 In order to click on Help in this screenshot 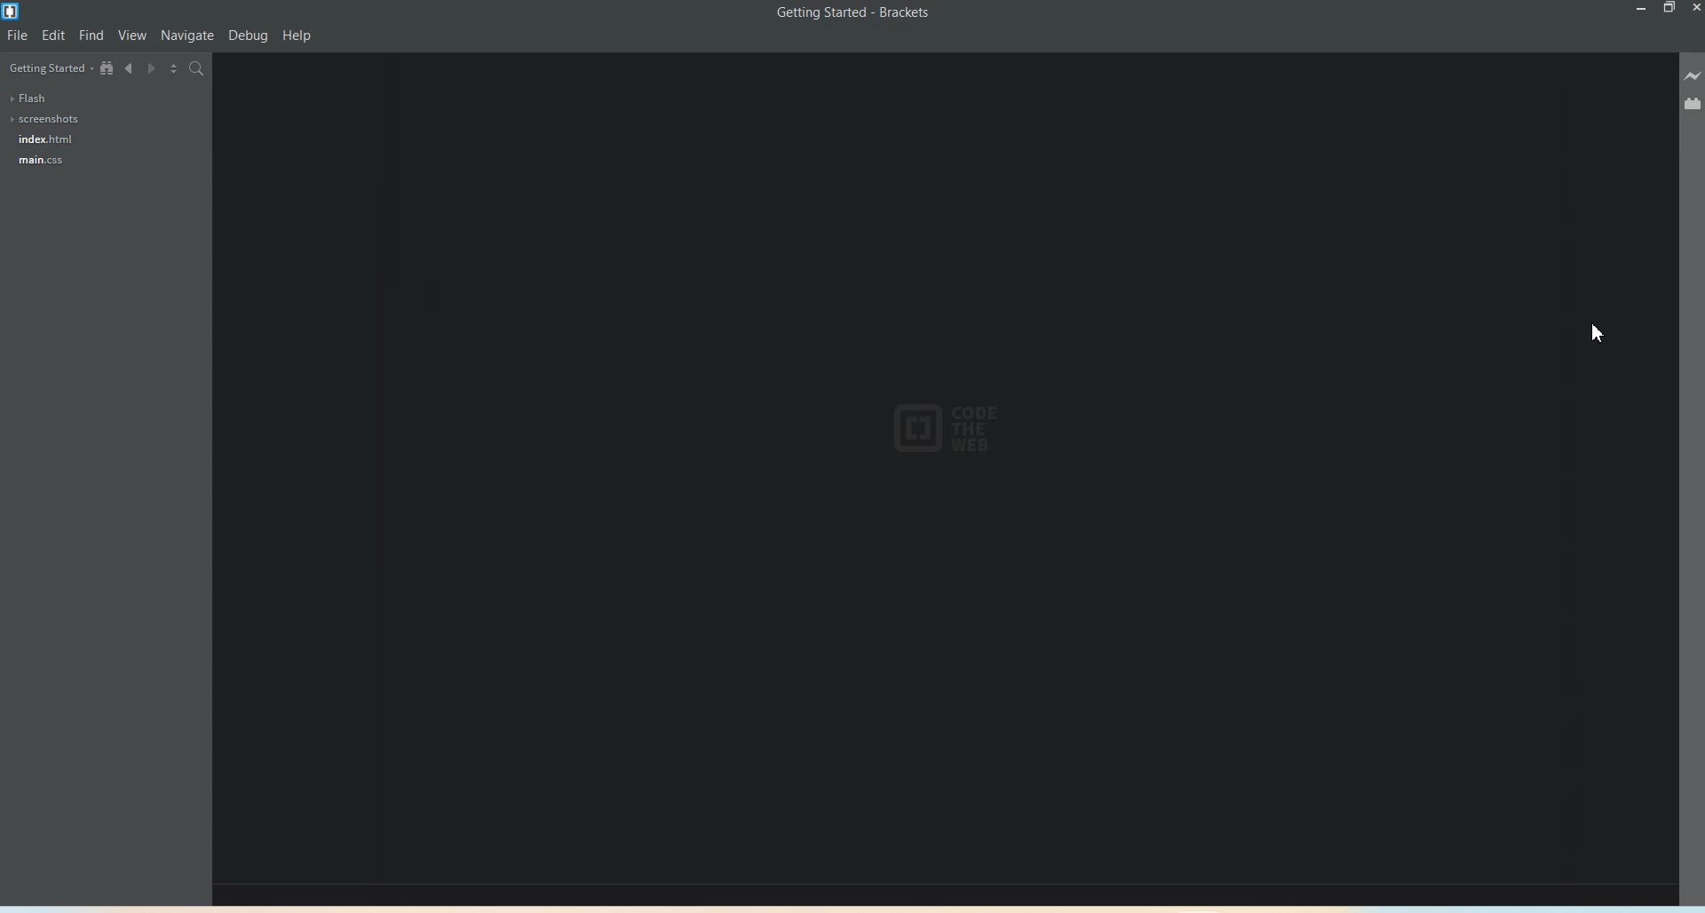, I will do `click(298, 36)`.